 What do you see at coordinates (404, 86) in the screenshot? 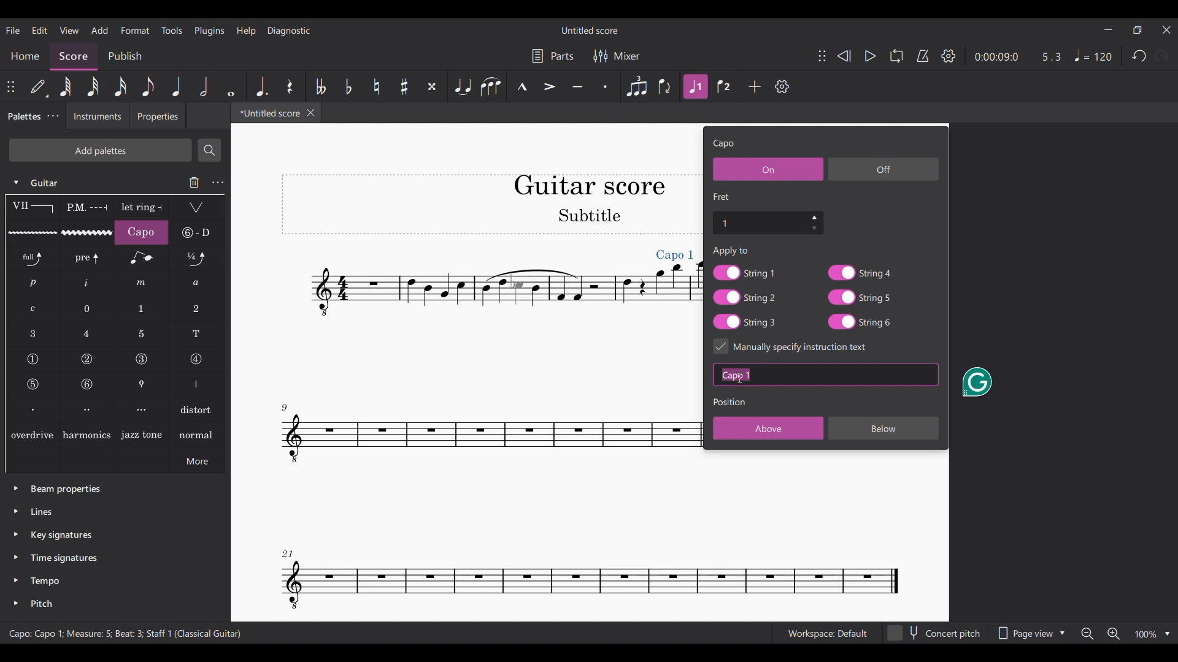
I see `Toggle sharp` at bounding box center [404, 86].